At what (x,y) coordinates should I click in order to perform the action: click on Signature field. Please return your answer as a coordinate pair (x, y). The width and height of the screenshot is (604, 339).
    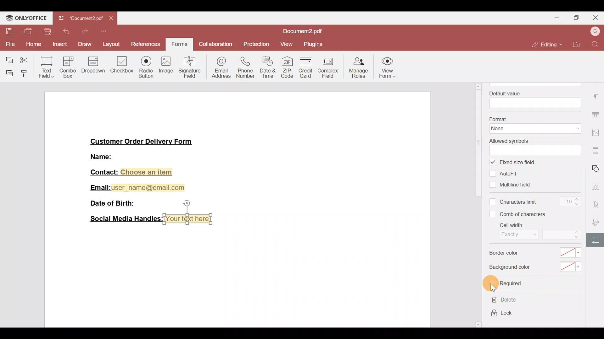
    Looking at the image, I should click on (188, 67).